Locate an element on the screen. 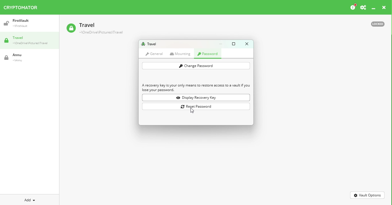 This screenshot has height=205, width=392. Preferences is located at coordinates (363, 8).